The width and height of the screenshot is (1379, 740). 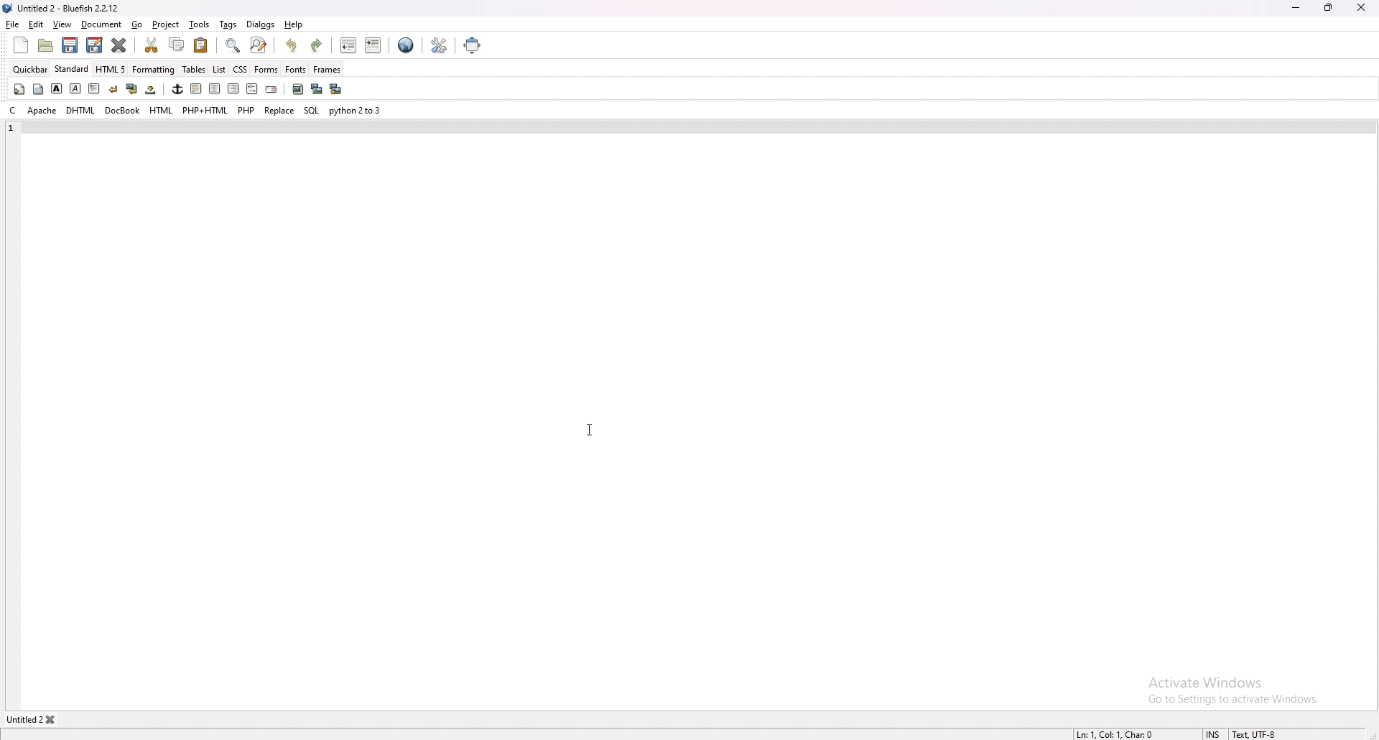 I want to click on tags, so click(x=228, y=24).